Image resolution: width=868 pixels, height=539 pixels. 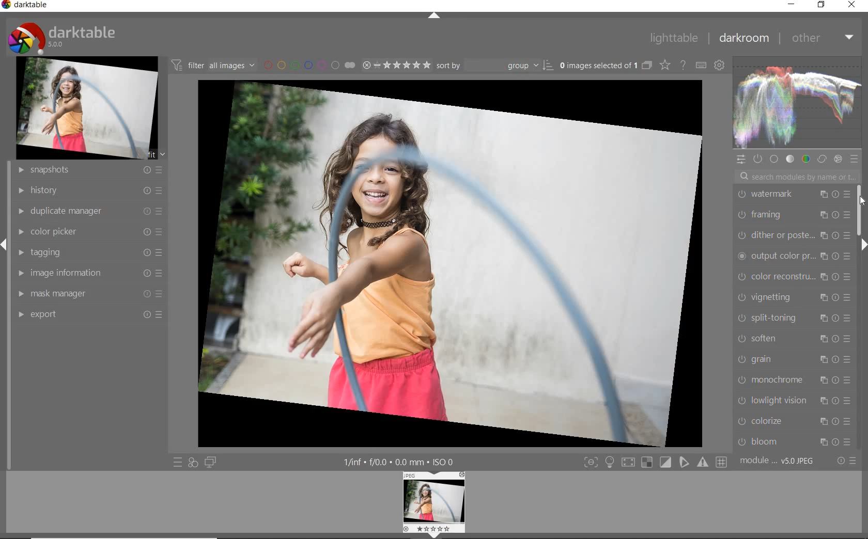 What do you see at coordinates (774, 160) in the screenshot?
I see `base` at bounding box center [774, 160].